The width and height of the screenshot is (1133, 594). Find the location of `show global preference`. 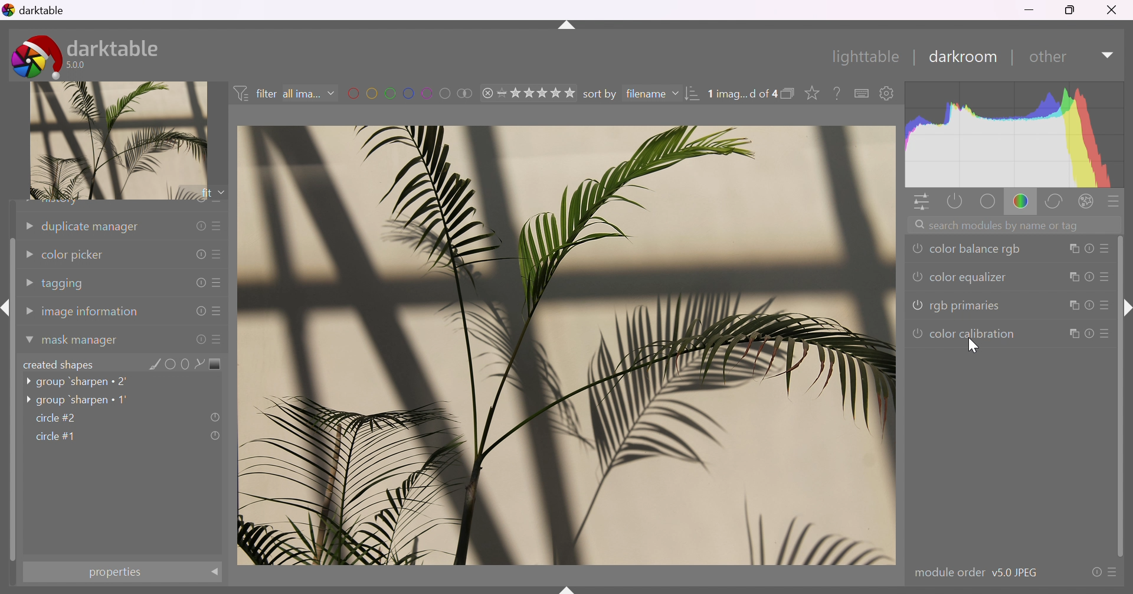

show global preference is located at coordinates (887, 93).